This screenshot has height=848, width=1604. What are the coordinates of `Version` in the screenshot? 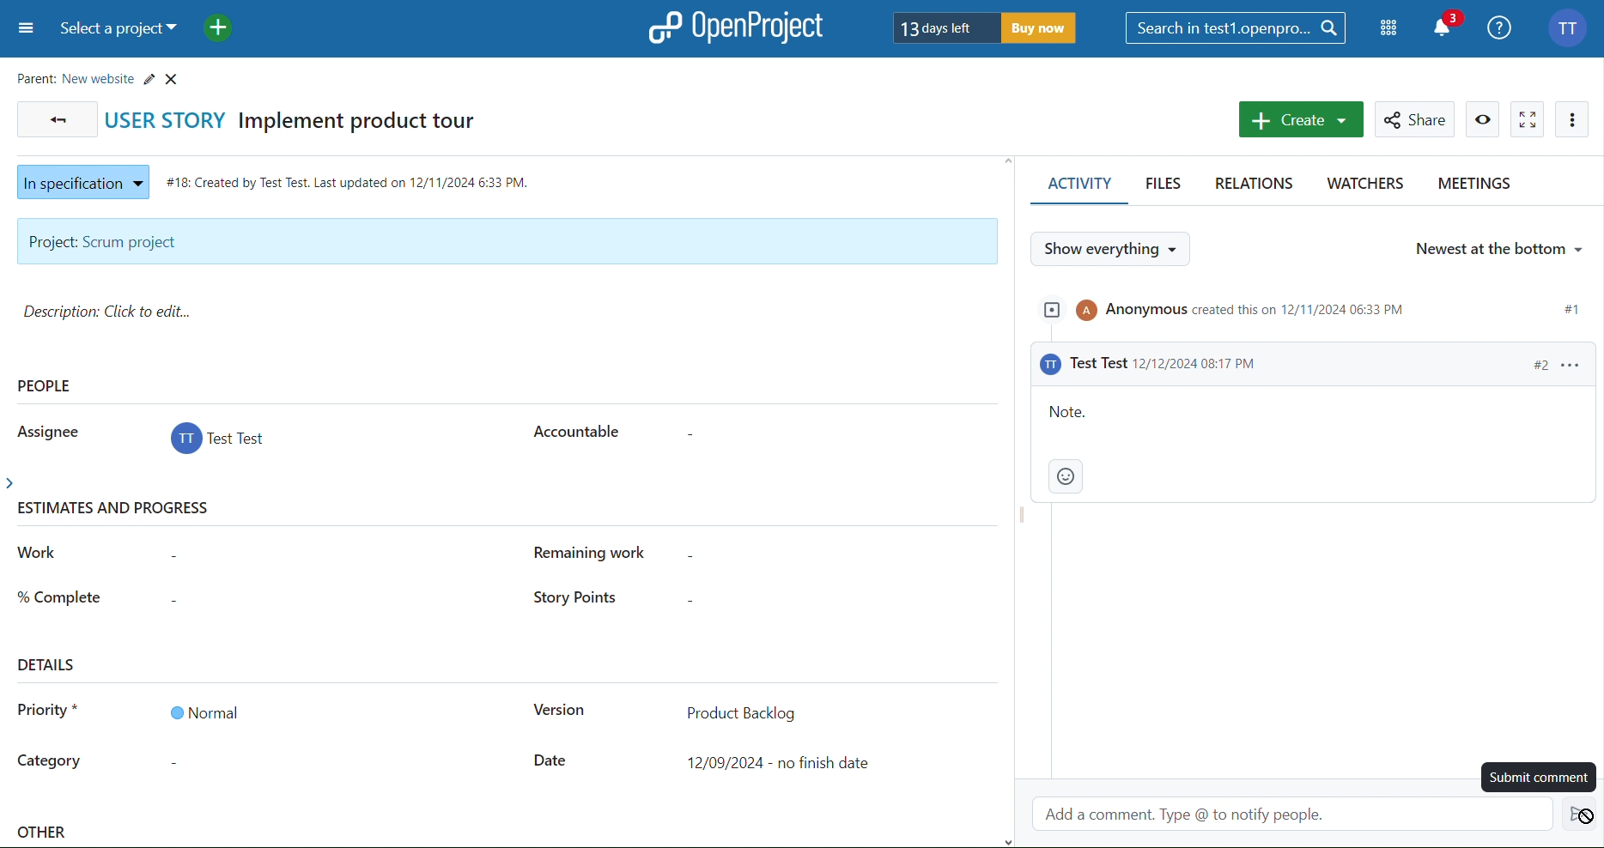 It's located at (558, 712).